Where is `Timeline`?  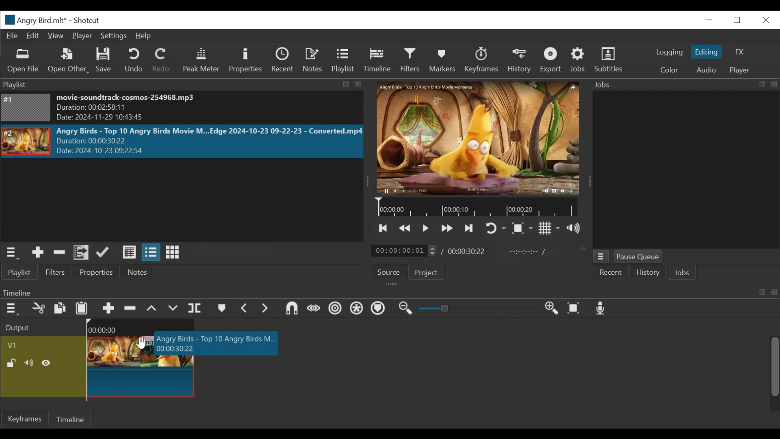
Timeline is located at coordinates (477, 207).